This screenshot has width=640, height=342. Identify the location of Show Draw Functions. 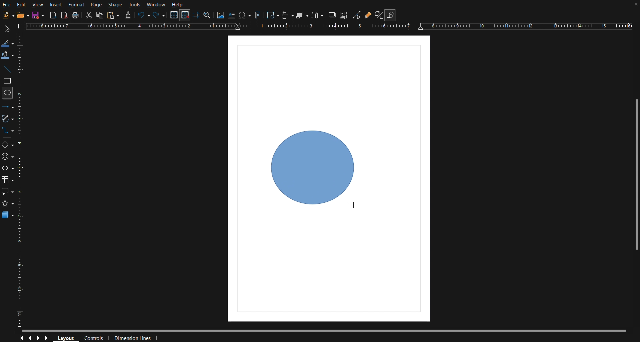
(390, 15).